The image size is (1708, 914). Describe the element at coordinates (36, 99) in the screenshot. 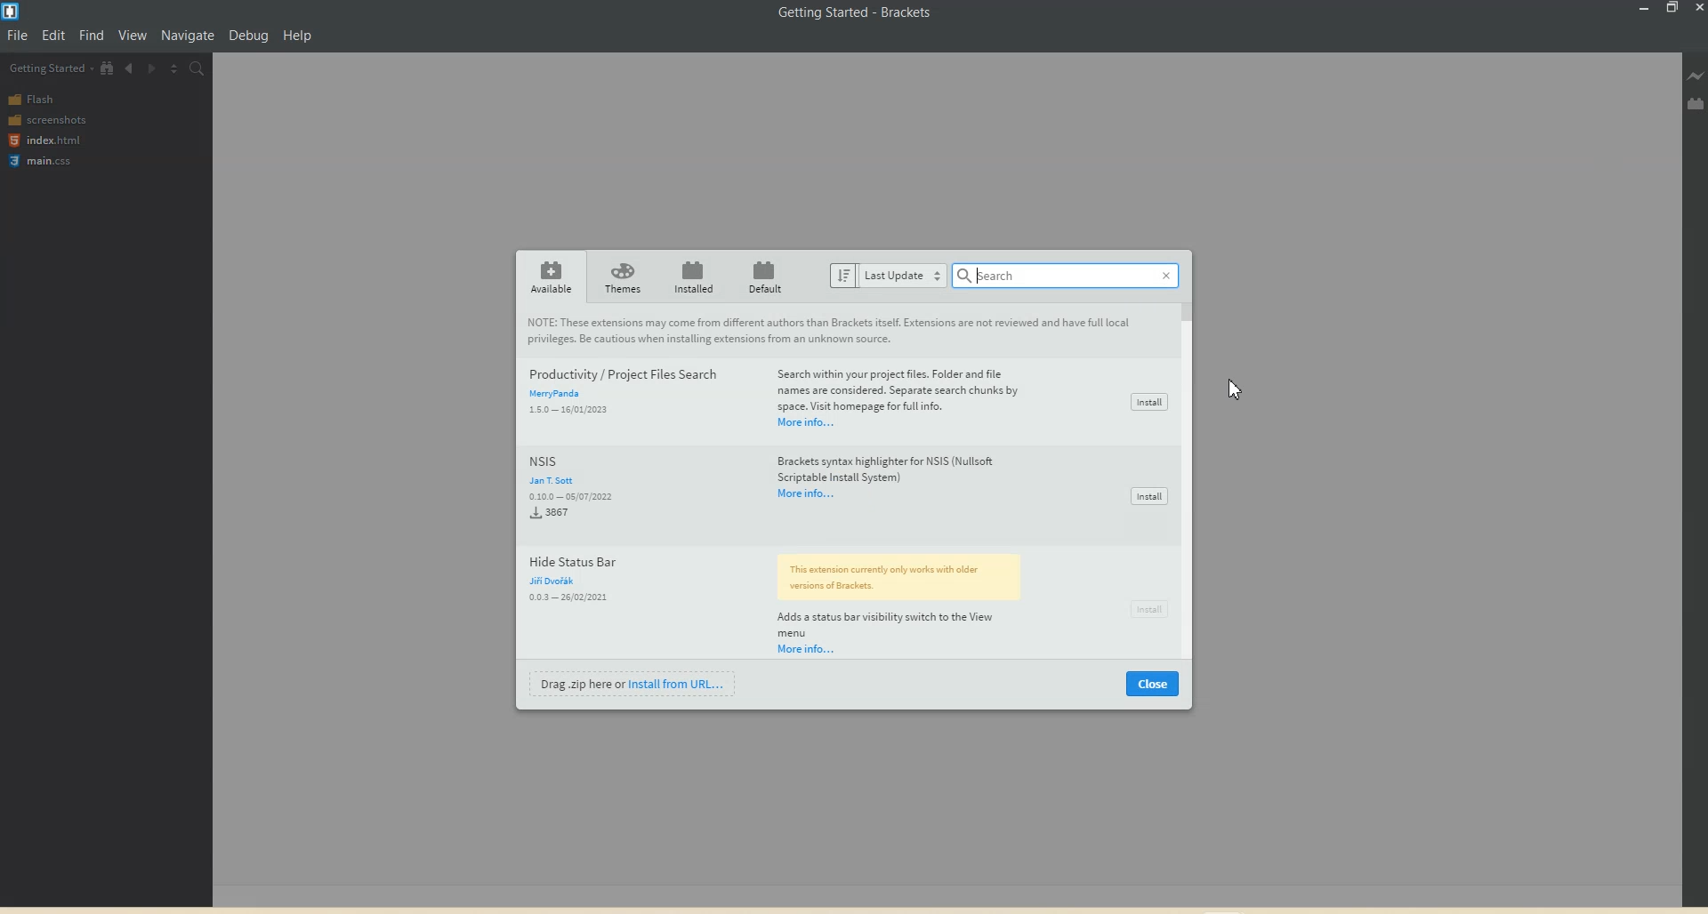

I see `Flash` at that location.